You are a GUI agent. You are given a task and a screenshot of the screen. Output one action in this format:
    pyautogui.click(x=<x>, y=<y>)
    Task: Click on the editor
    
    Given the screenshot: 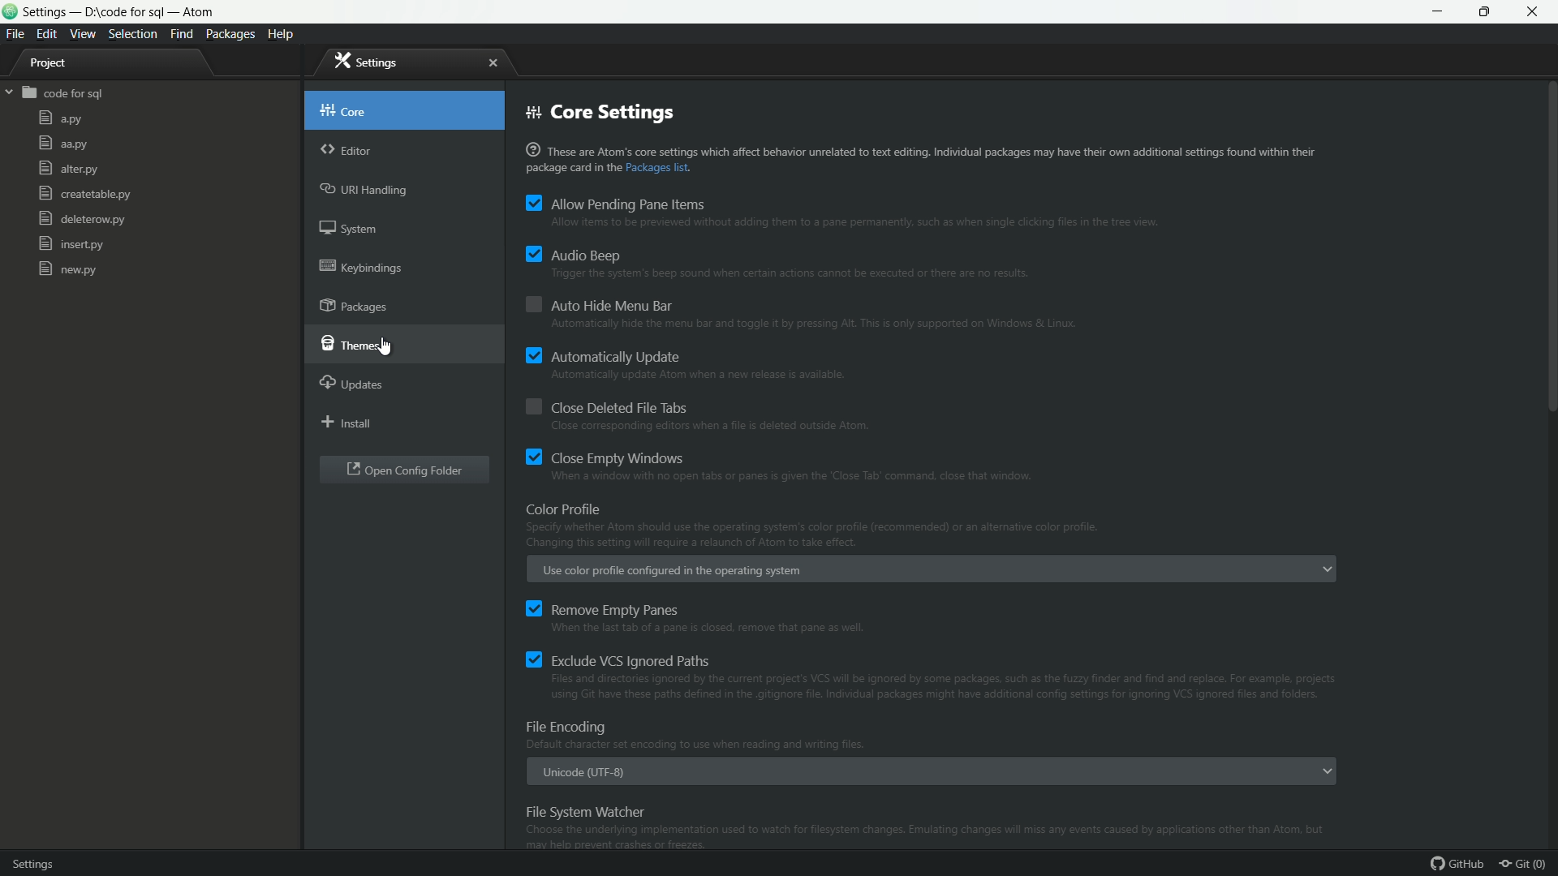 What is the action you would take?
    pyautogui.click(x=346, y=152)
    